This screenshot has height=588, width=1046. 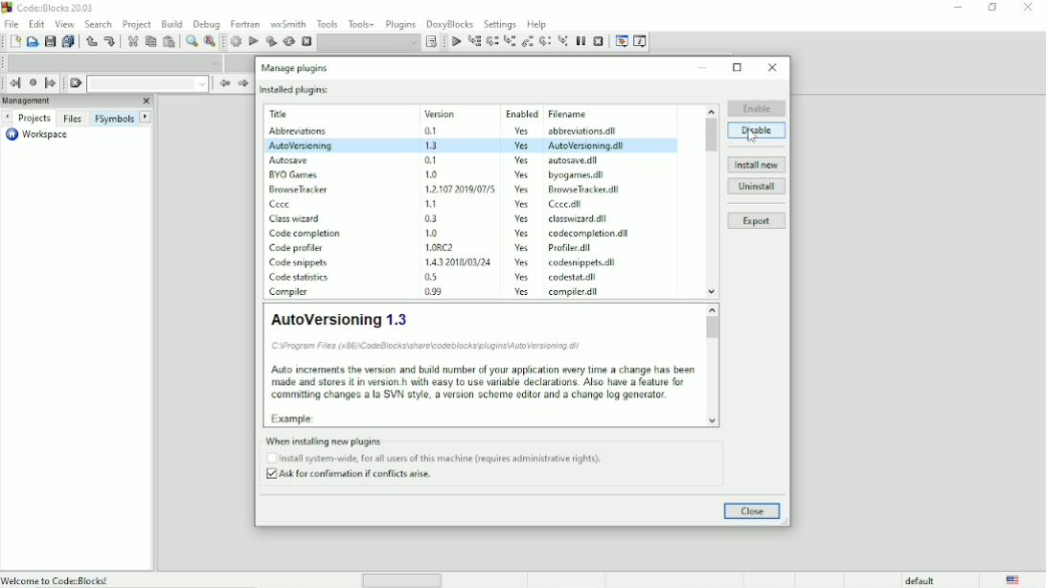 What do you see at coordinates (431, 173) in the screenshot?
I see `1.0` at bounding box center [431, 173].